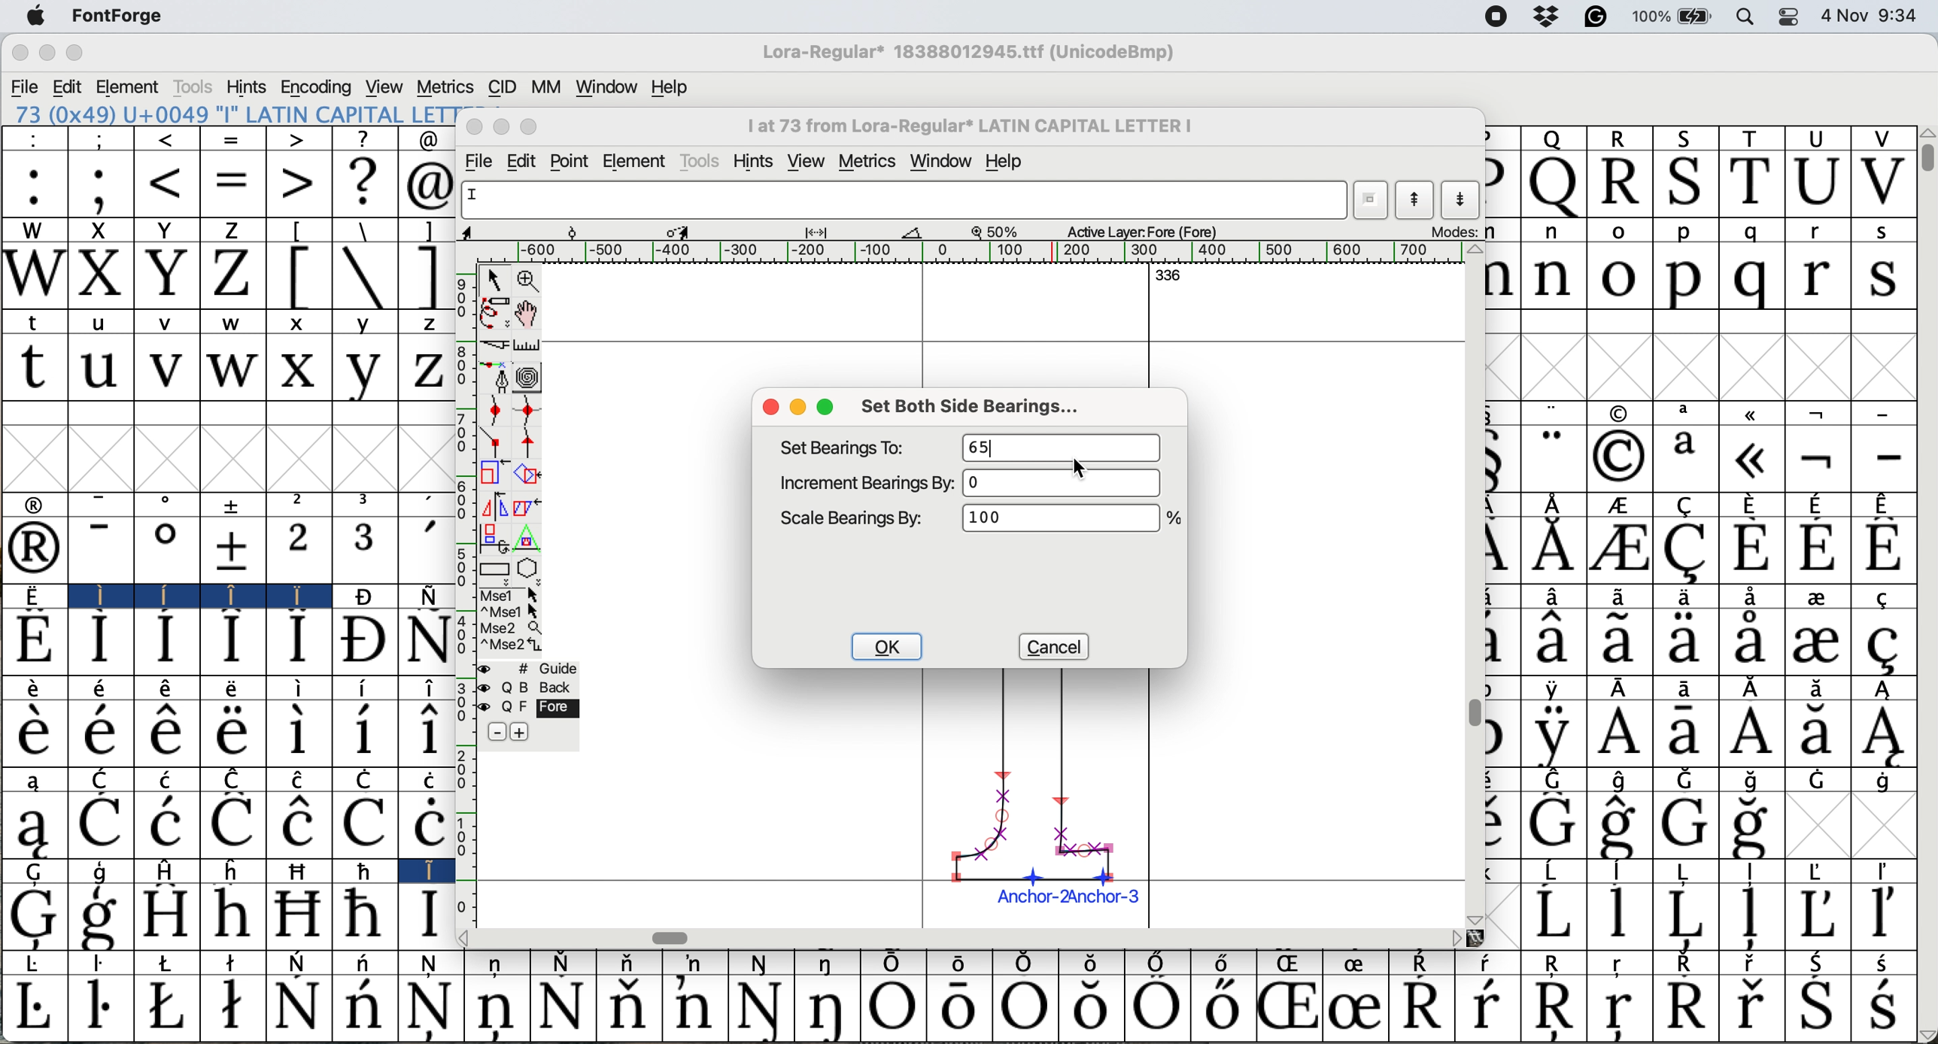  What do you see at coordinates (1020, 1009) in the screenshot?
I see `Symbol` at bounding box center [1020, 1009].